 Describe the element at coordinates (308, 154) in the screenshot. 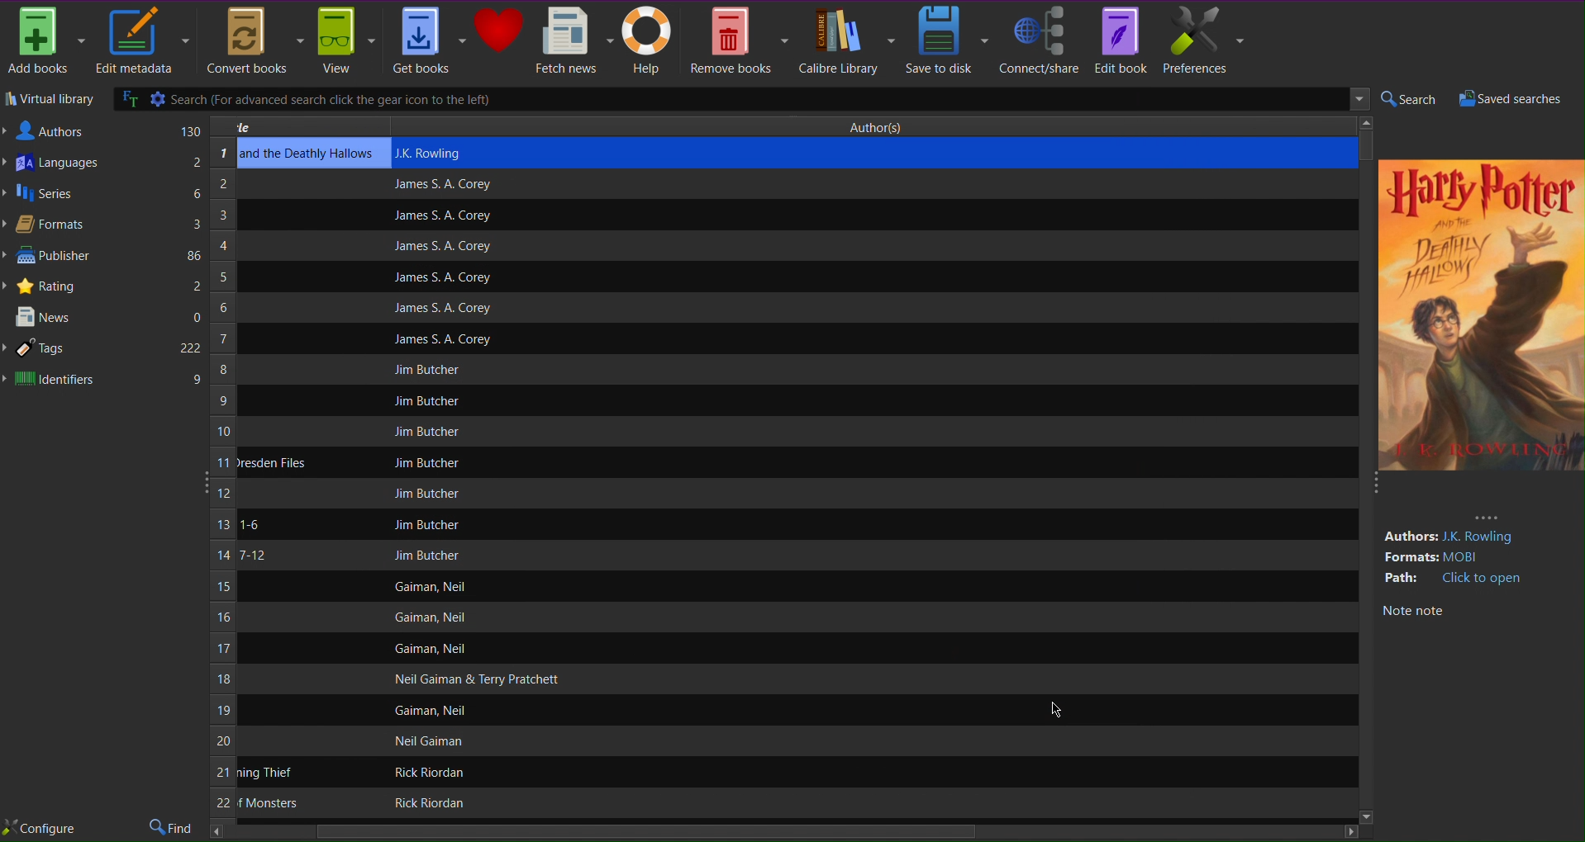

I see `and the Deathly Hallows` at that location.